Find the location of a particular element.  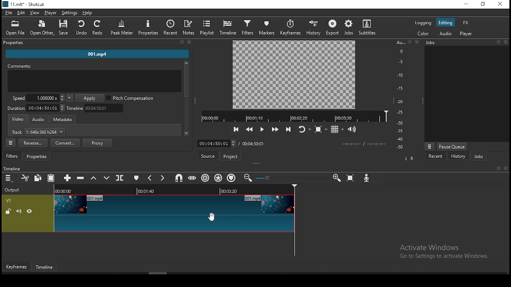

subtitles is located at coordinates (368, 27).